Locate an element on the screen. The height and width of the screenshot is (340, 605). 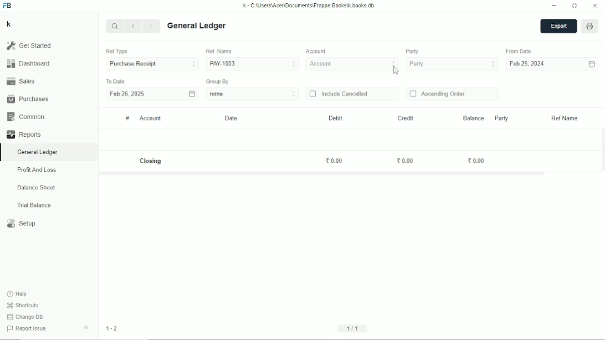
Balance is located at coordinates (473, 117).